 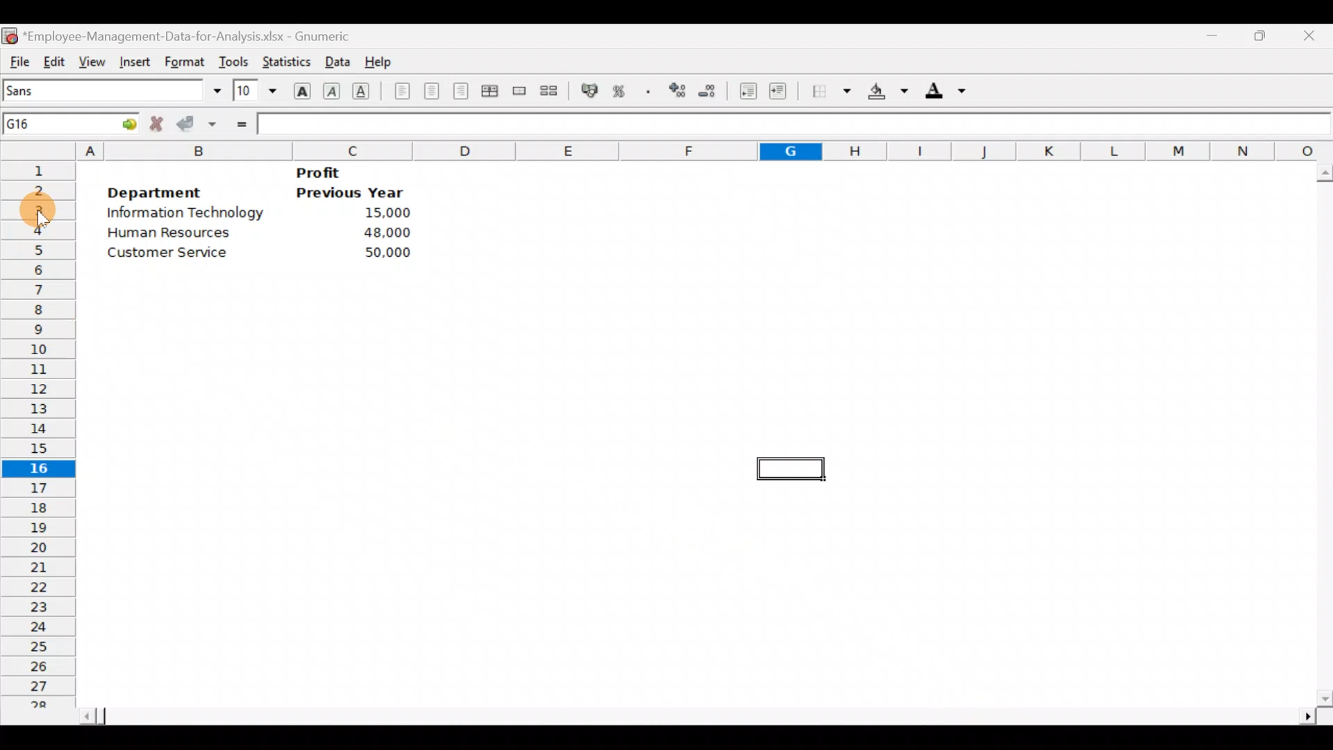 What do you see at coordinates (379, 59) in the screenshot?
I see `Help` at bounding box center [379, 59].